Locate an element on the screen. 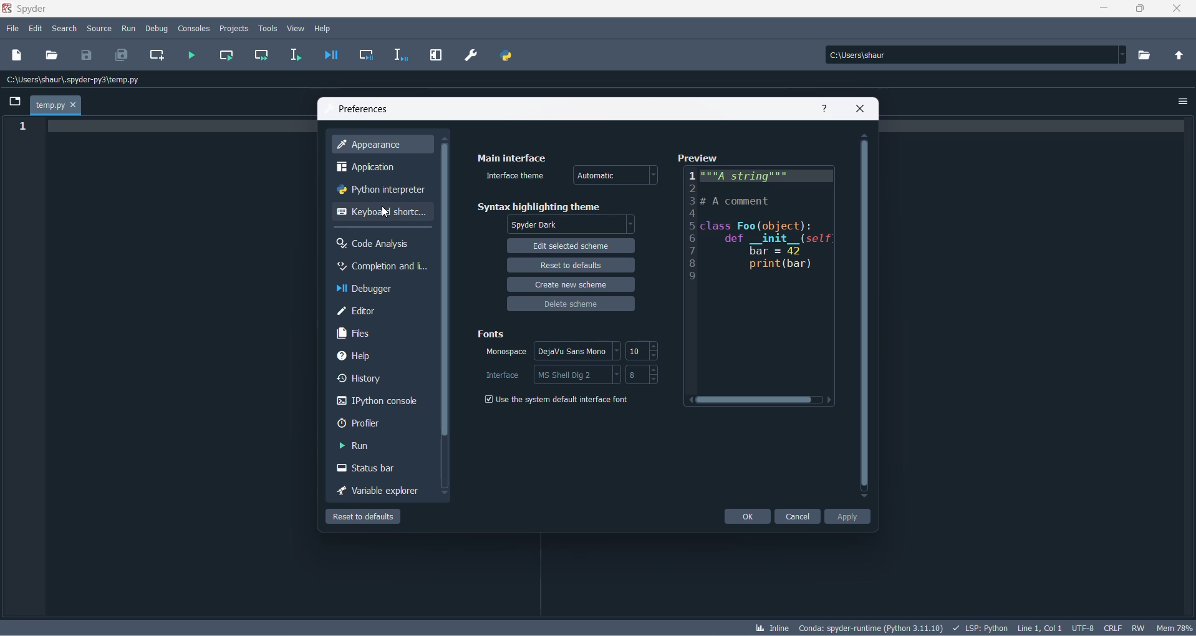 The width and height of the screenshot is (1196, 636). variable exploreer is located at coordinates (378, 493).